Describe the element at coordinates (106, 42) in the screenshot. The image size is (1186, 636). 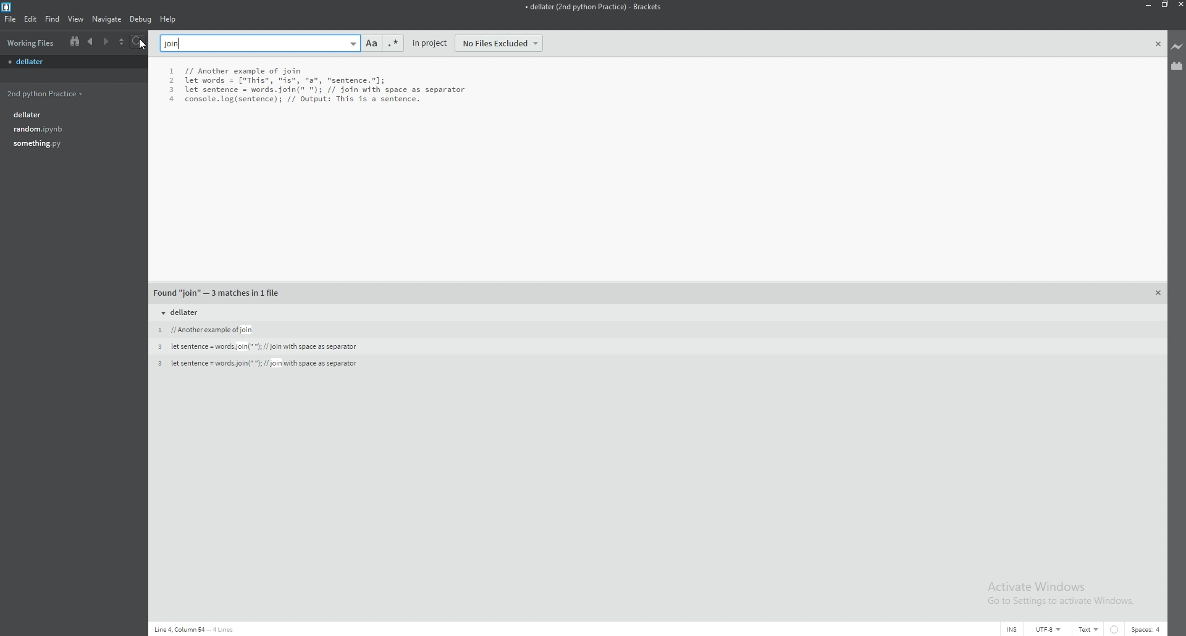
I see `next` at that location.